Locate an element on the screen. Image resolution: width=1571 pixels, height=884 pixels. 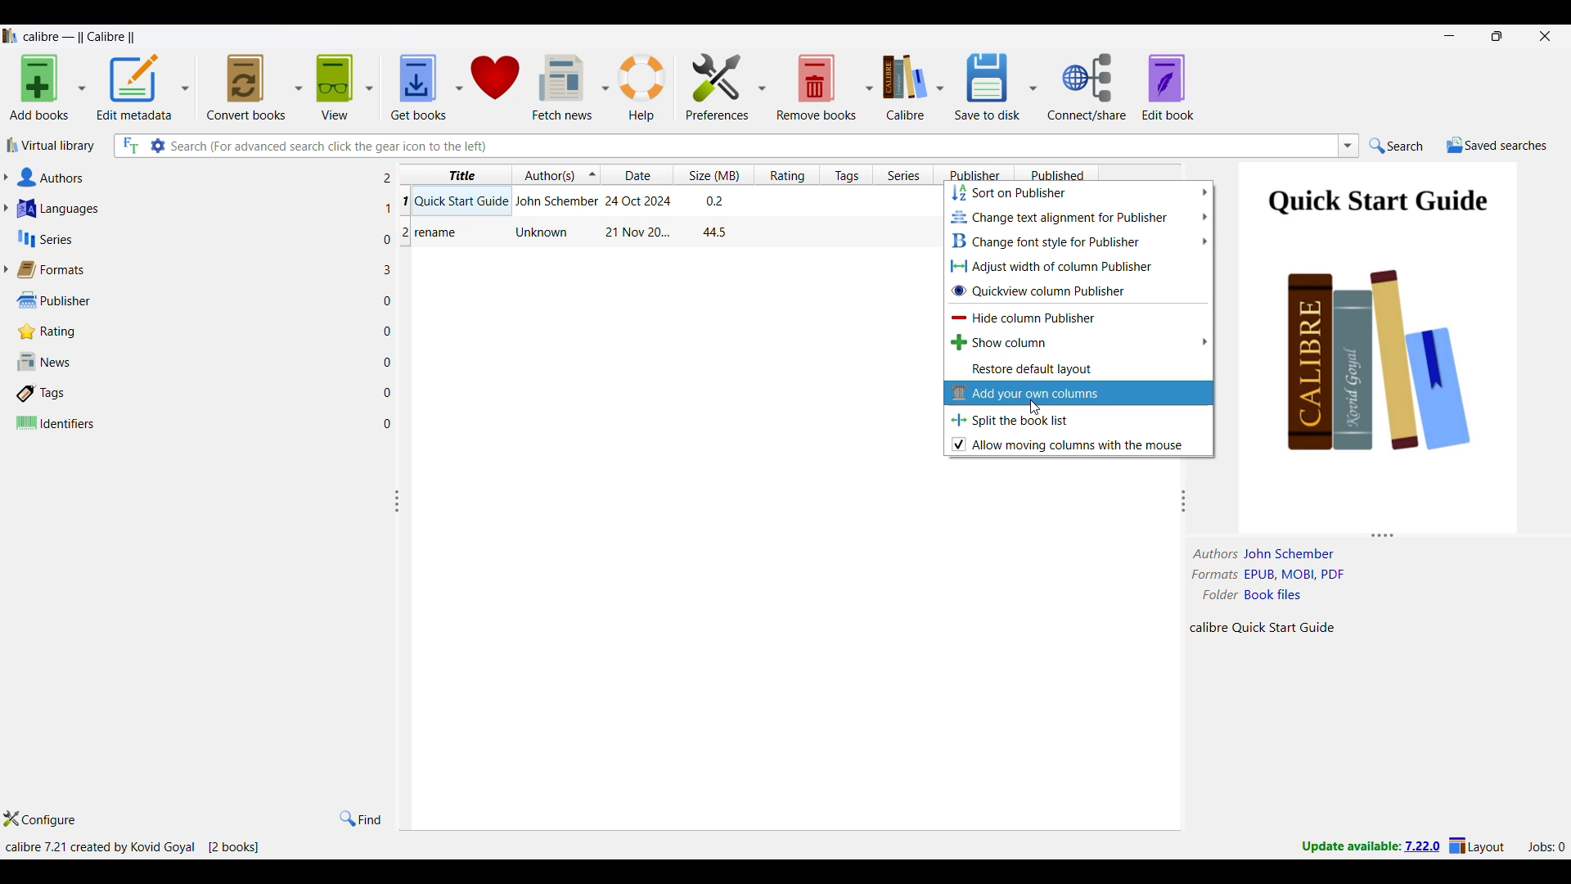
Help is located at coordinates (642, 88).